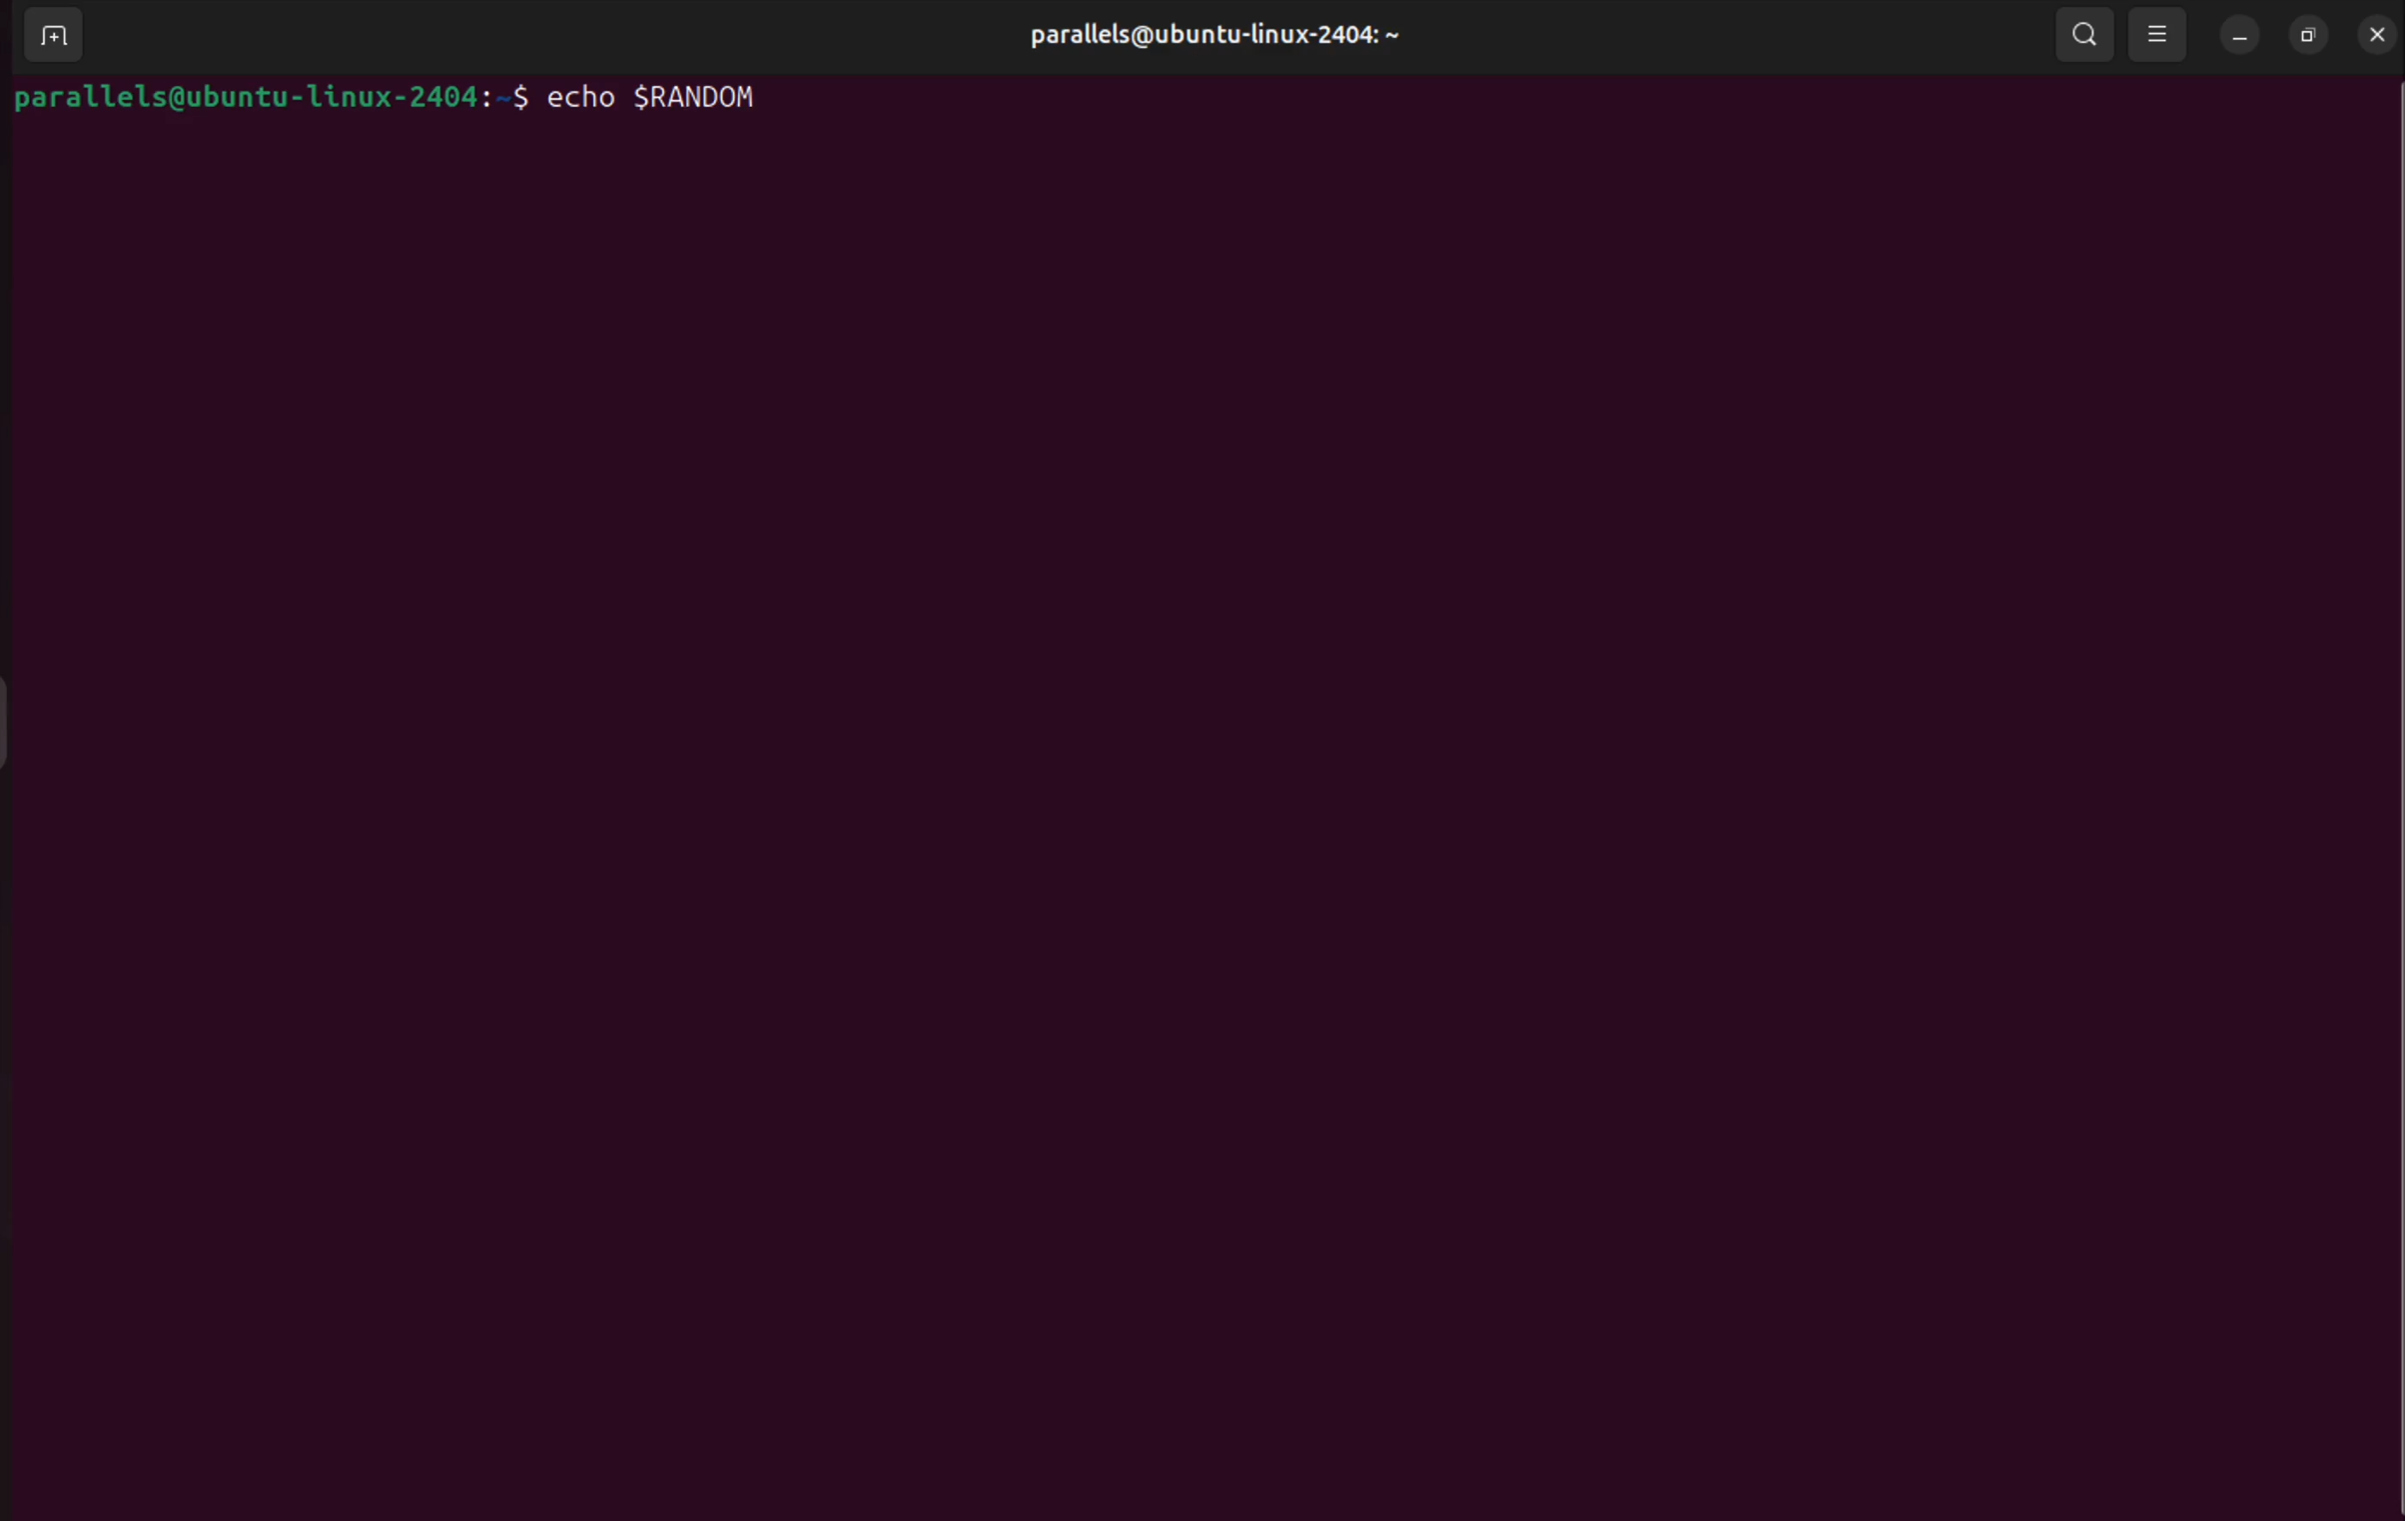  Describe the element at coordinates (52, 37) in the screenshot. I see `add terminal` at that location.